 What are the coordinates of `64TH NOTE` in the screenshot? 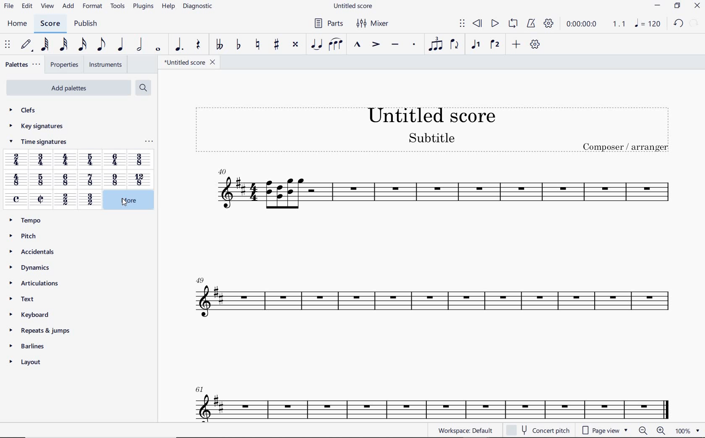 It's located at (44, 44).